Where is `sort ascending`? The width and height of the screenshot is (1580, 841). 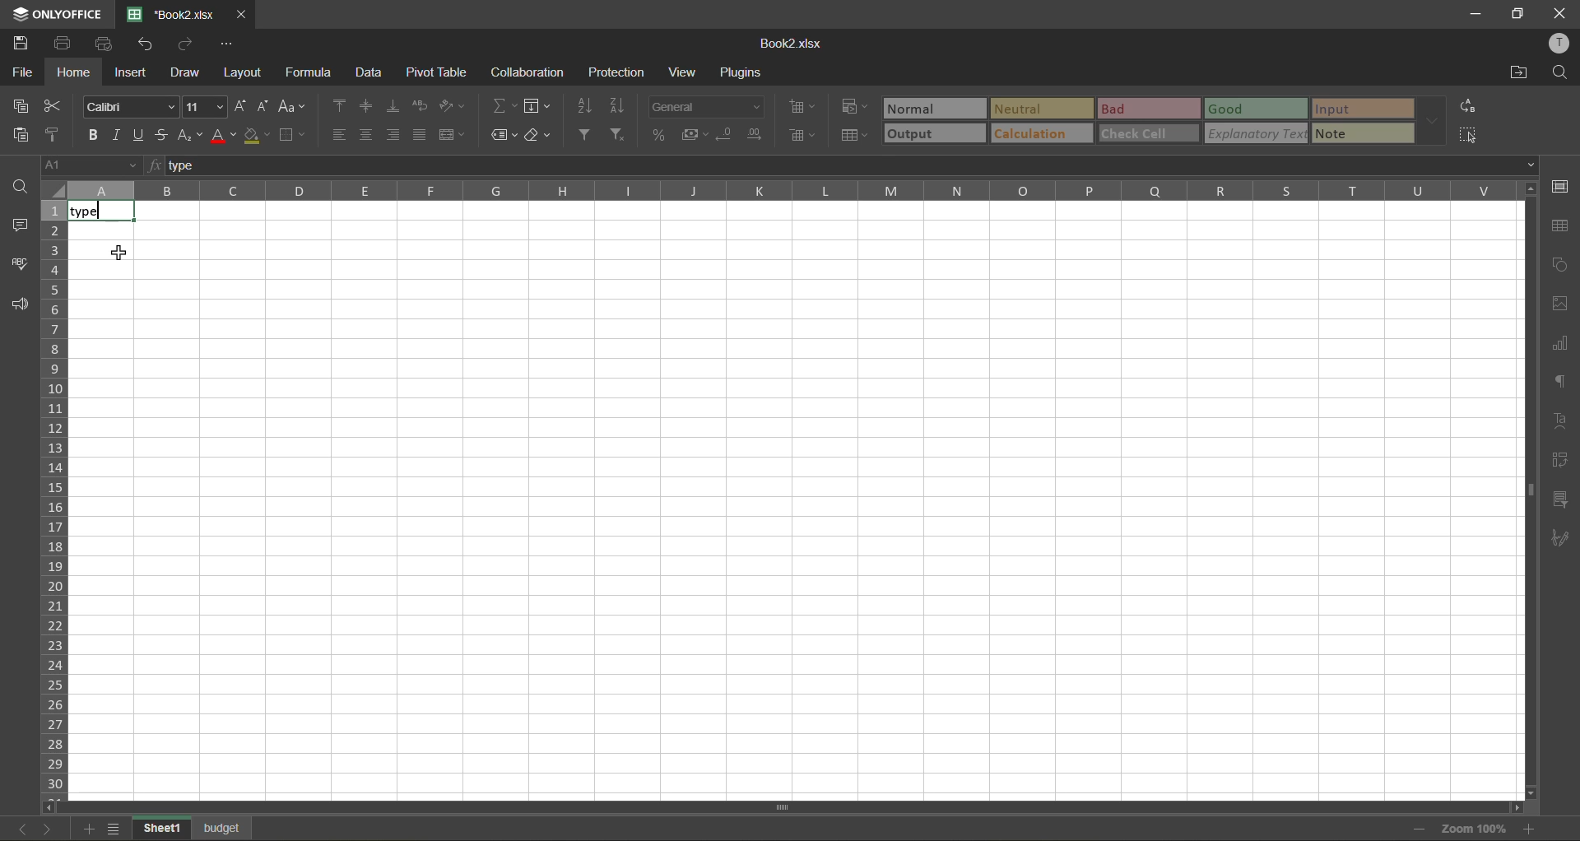
sort ascending is located at coordinates (588, 105).